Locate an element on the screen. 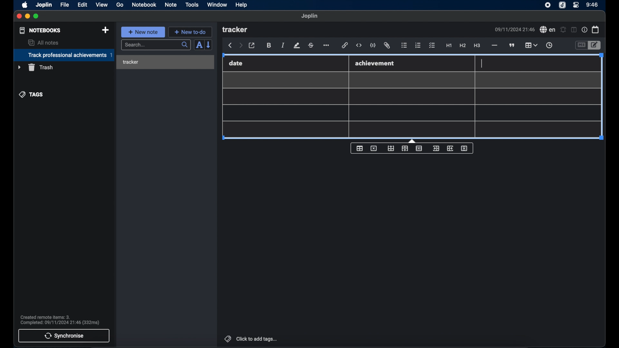 Image resolution: width=619 pixels, height=348 pixels. view is located at coordinates (102, 5).